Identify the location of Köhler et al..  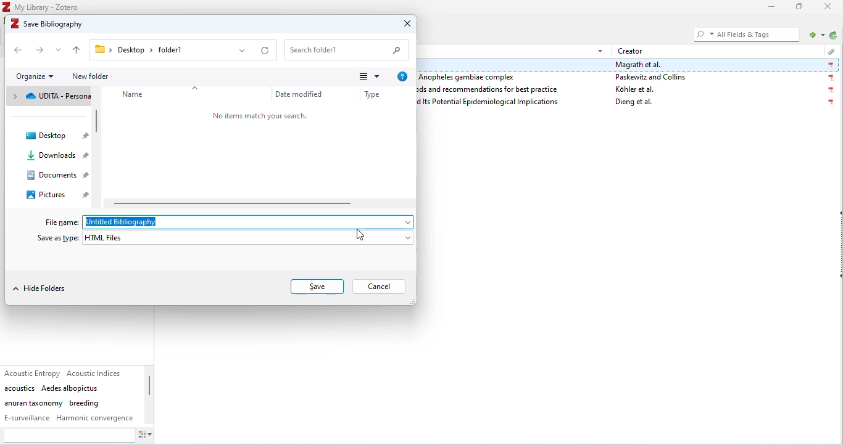
(636, 89).